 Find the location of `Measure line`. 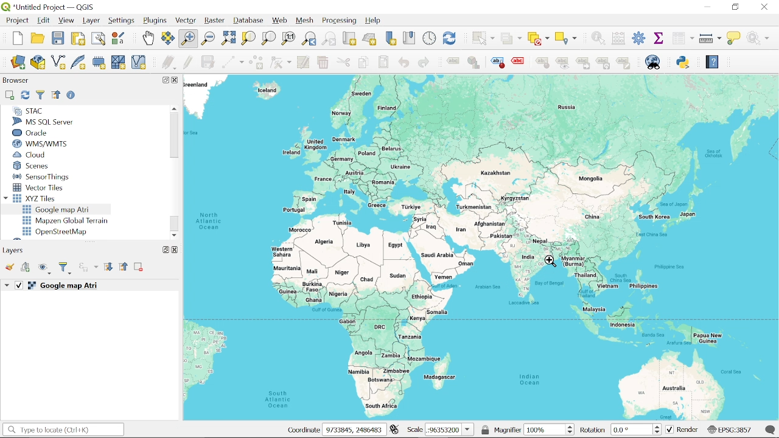

Measure line is located at coordinates (711, 39).